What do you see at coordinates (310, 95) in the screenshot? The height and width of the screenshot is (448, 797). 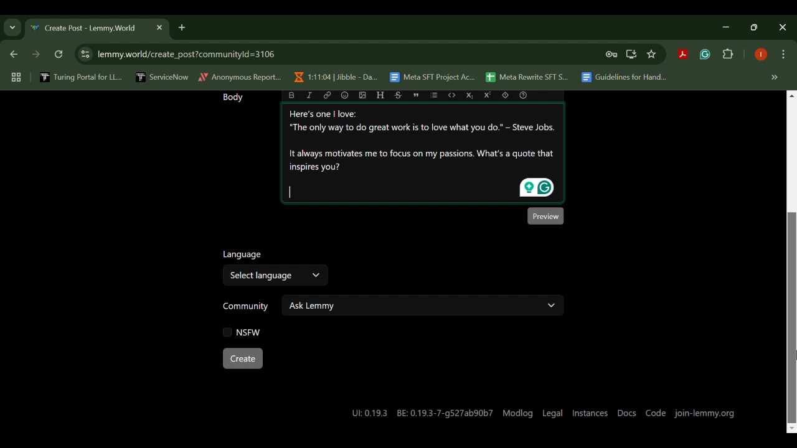 I see `italic` at bounding box center [310, 95].